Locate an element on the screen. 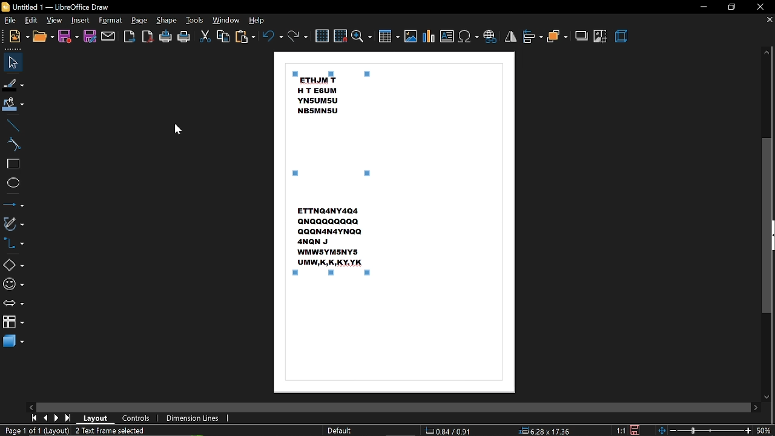 Image resolution: width=775 pixels, height=436 pixels. symbol shapes is located at coordinates (13, 284).